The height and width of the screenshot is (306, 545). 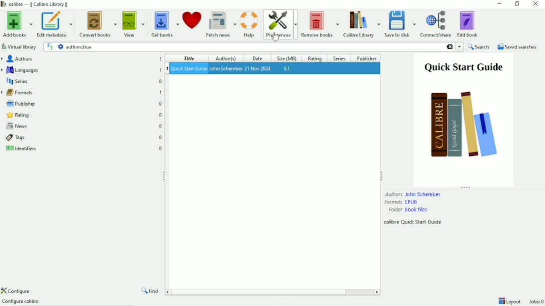 What do you see at coordinates (166, 24) in the screenshot?
I see `Get books` at bounding box center [166, 24].